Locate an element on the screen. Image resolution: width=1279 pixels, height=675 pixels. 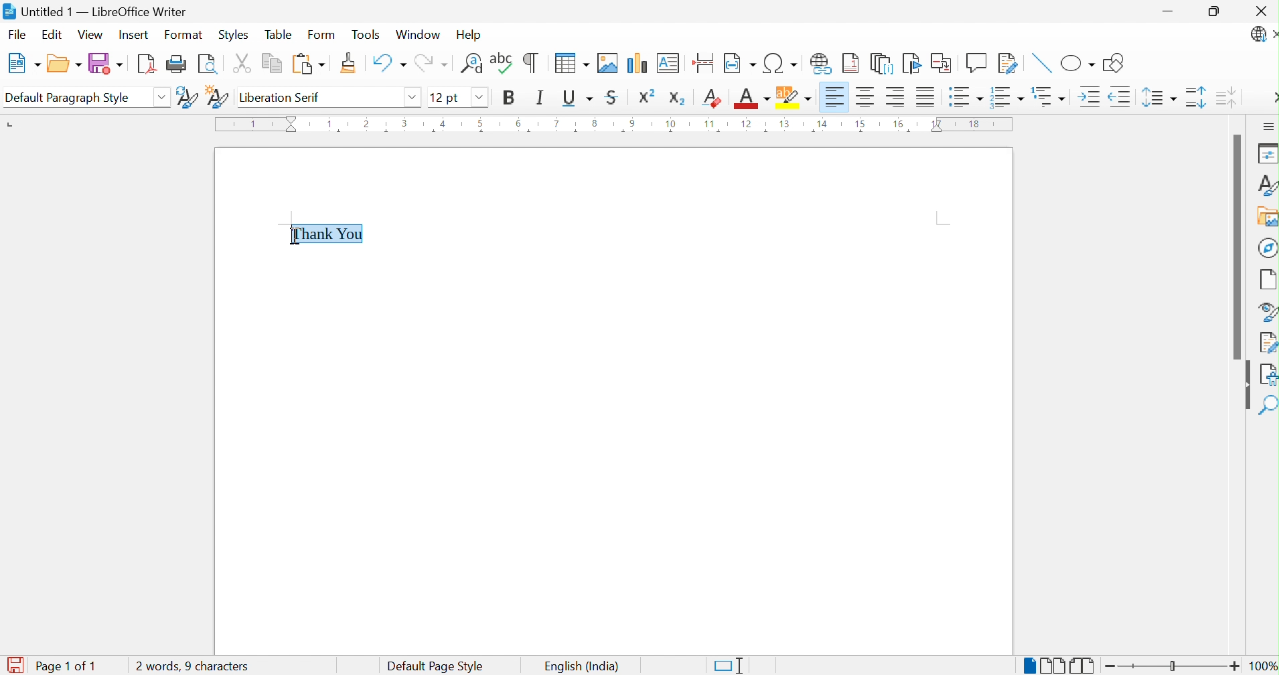
Bold is located at coordinates (510, 96).